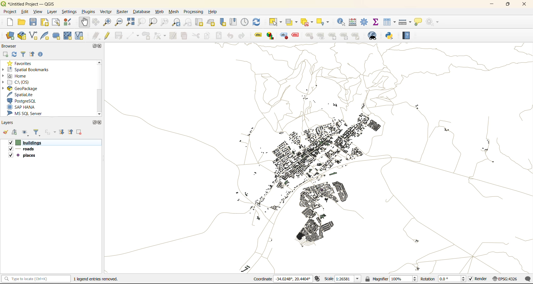 This screenshot has width=533, height=284. I want to click on edits, so click(96, 35).